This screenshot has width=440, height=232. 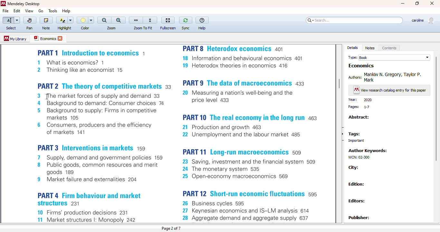 What do you see at coordinates (369, 150) in the screenshot?
I see `author keywords: ` at bounding box center [369, 150].